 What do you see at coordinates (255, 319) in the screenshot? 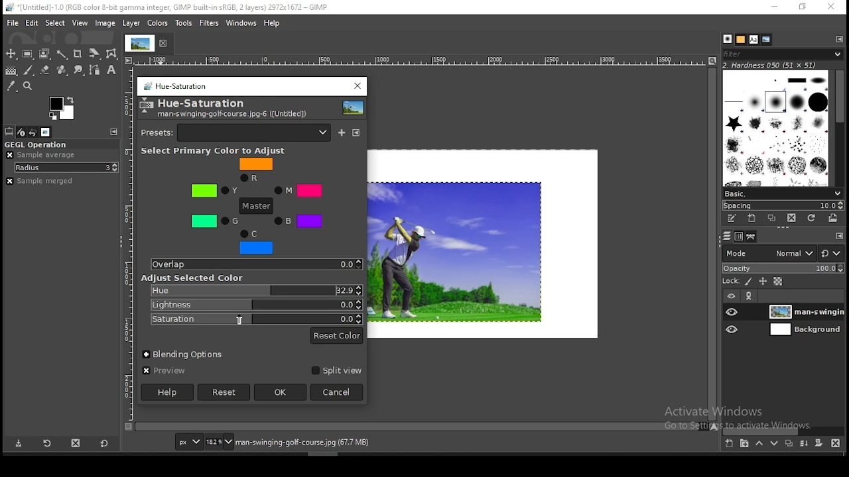
I see `saturation` at bounding box center [255, 319].